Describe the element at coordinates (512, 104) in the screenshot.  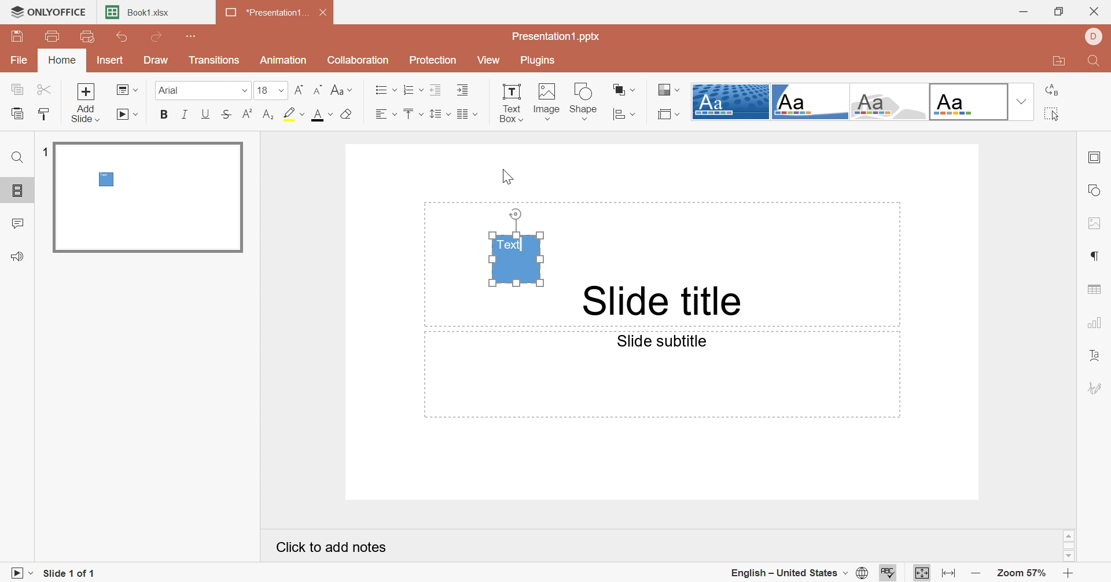
I see `Text Box` at that location.